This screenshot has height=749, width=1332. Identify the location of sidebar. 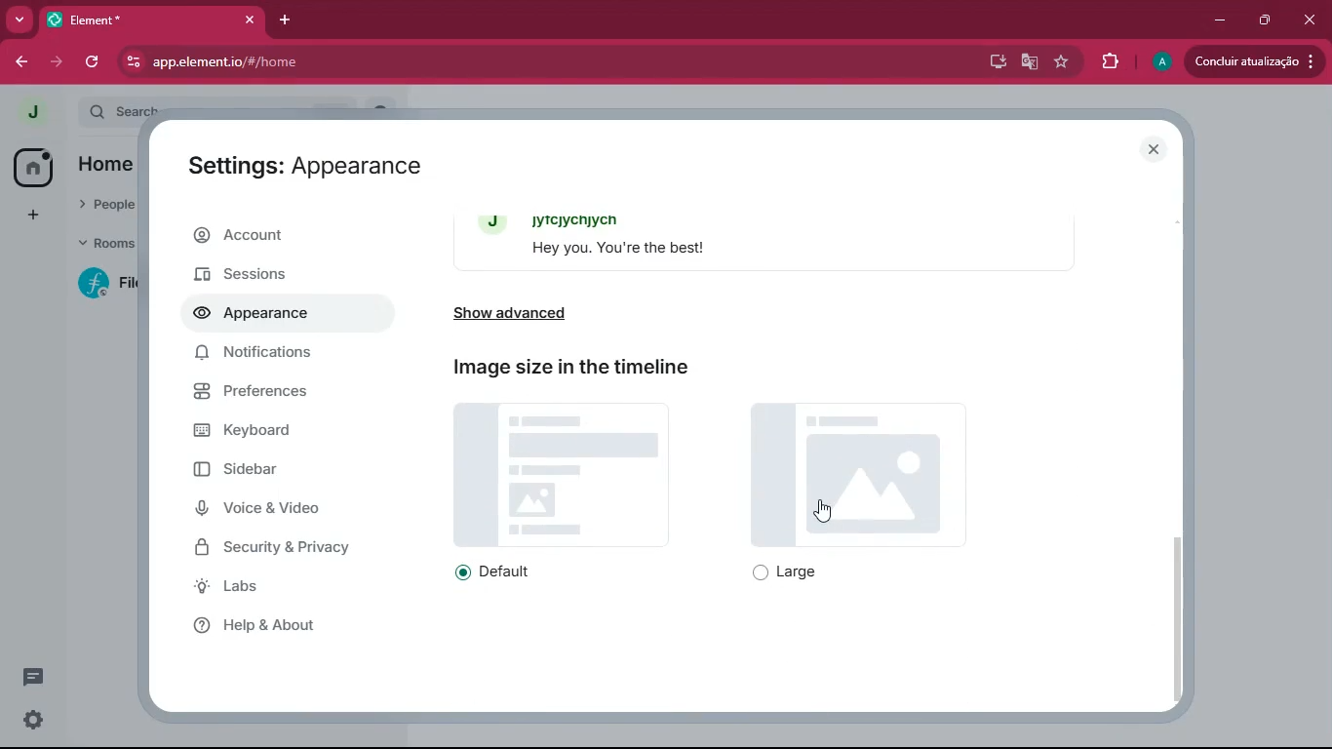
(279, 474).